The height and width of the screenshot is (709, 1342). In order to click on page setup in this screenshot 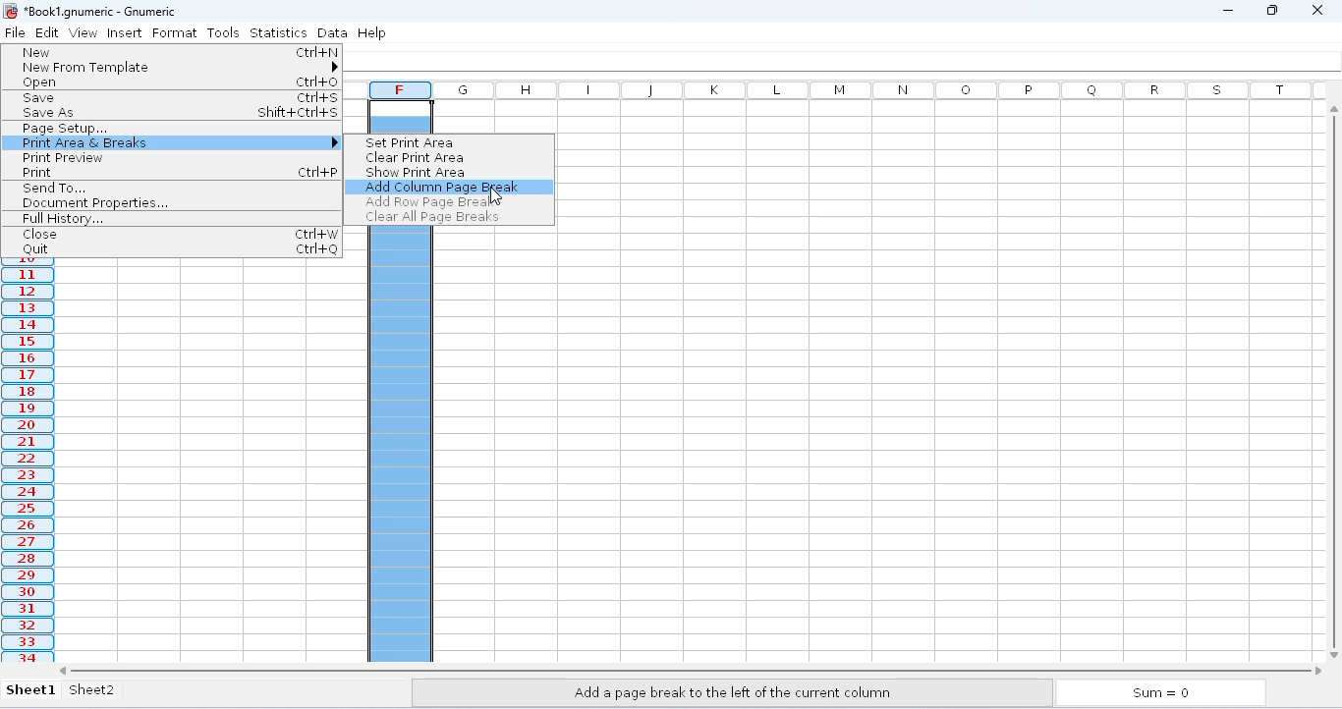, I will do `click(63, 129)`.